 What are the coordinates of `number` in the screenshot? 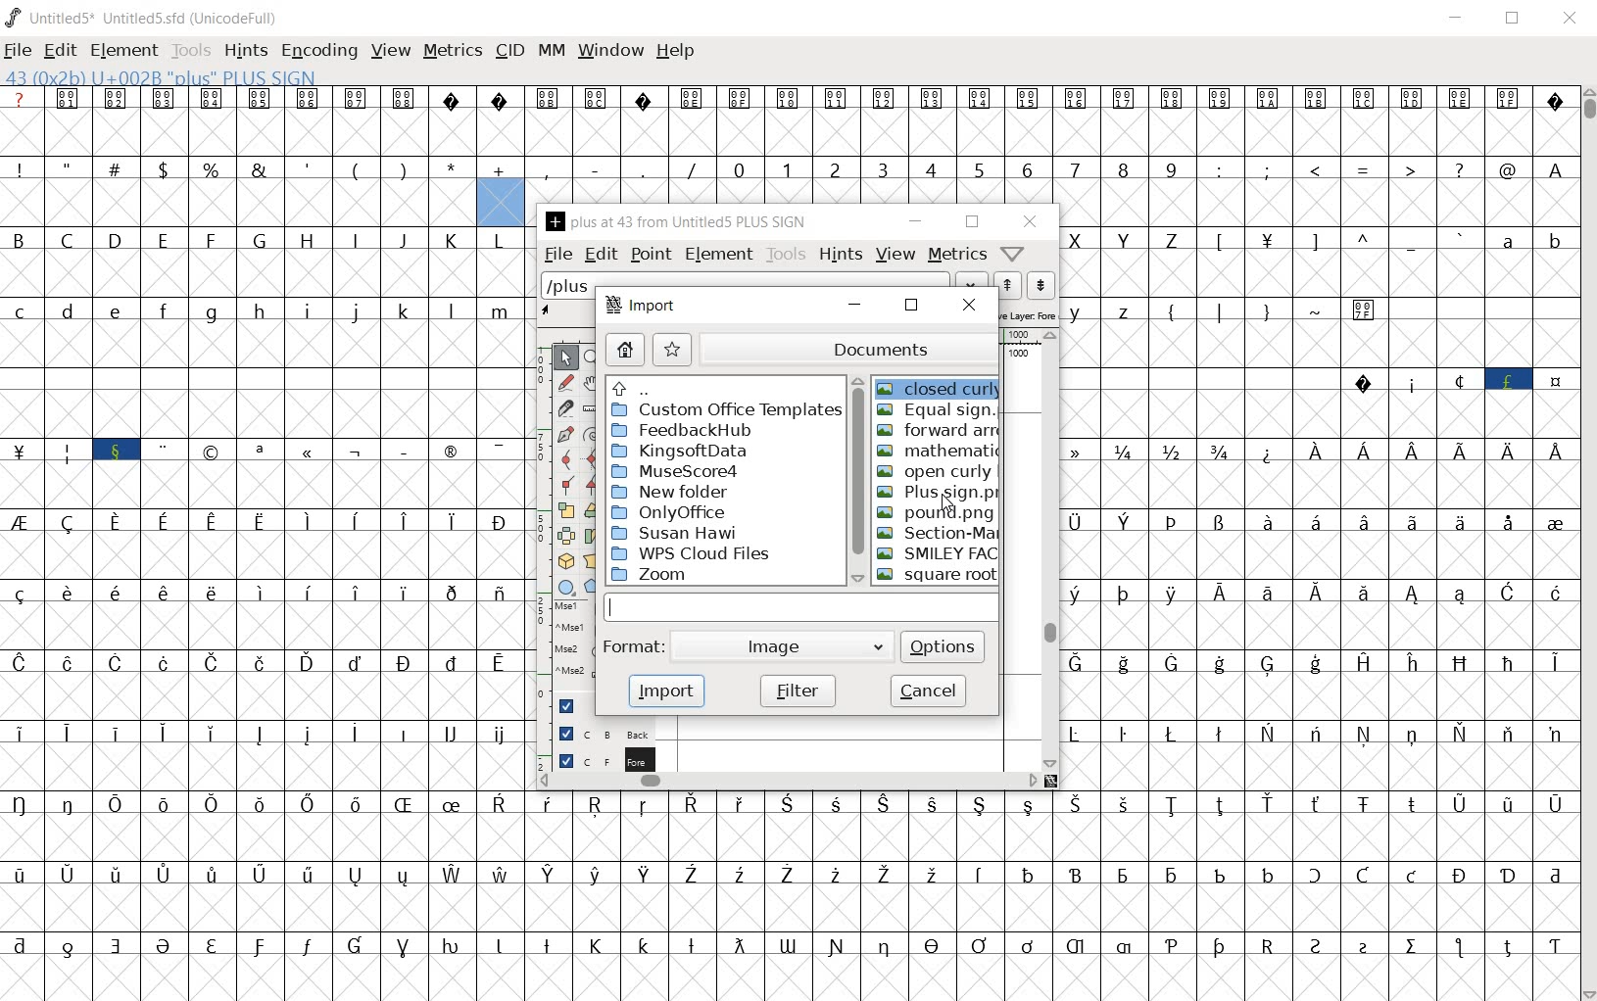 It's located at (956, 182).